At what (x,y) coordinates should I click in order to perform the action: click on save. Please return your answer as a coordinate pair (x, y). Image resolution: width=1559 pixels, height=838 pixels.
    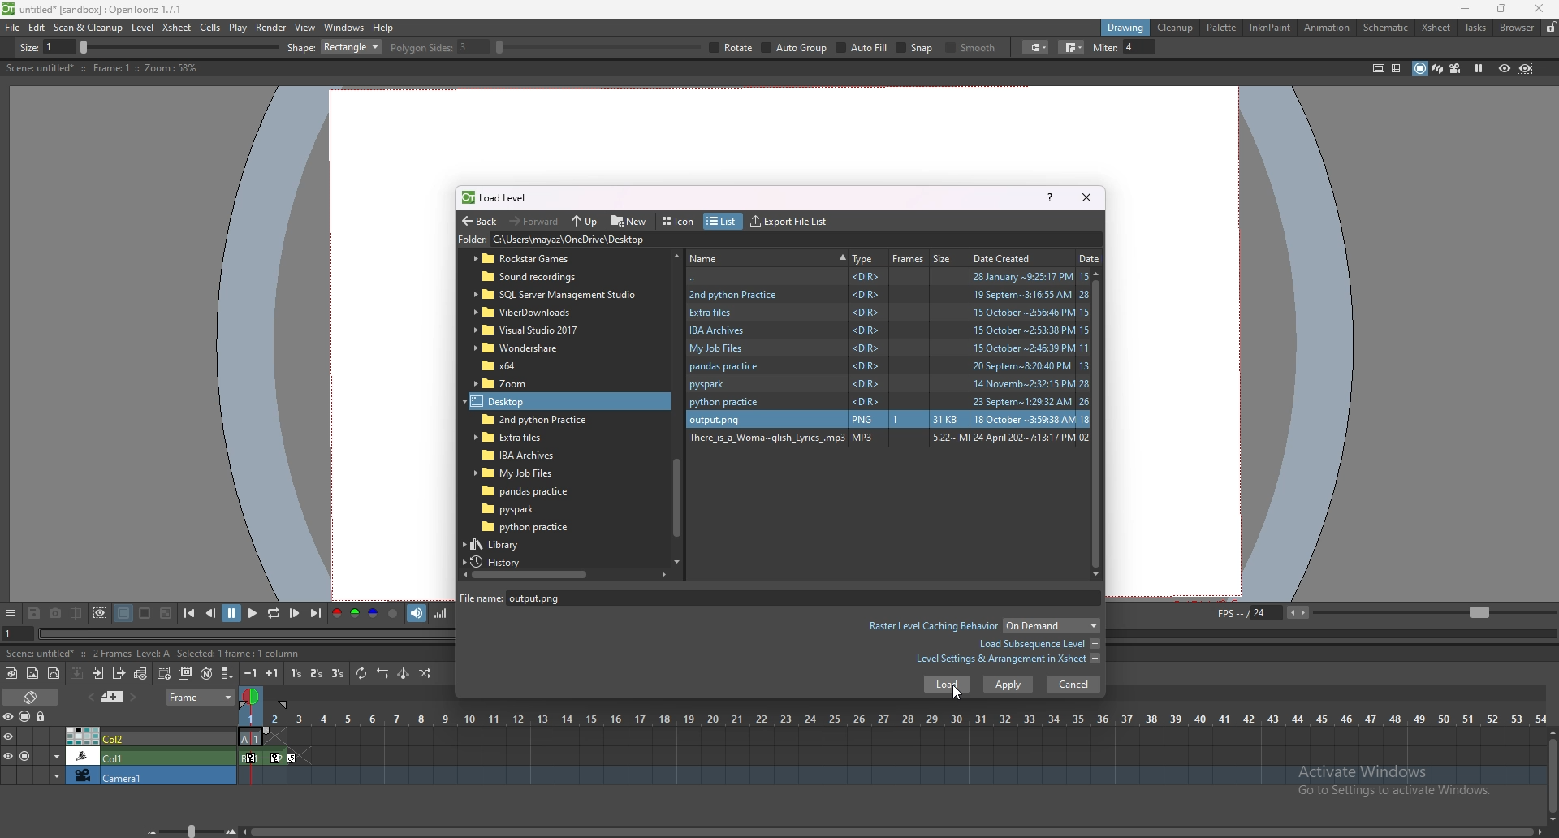
    Looking at the image, I should click on (34, 615).